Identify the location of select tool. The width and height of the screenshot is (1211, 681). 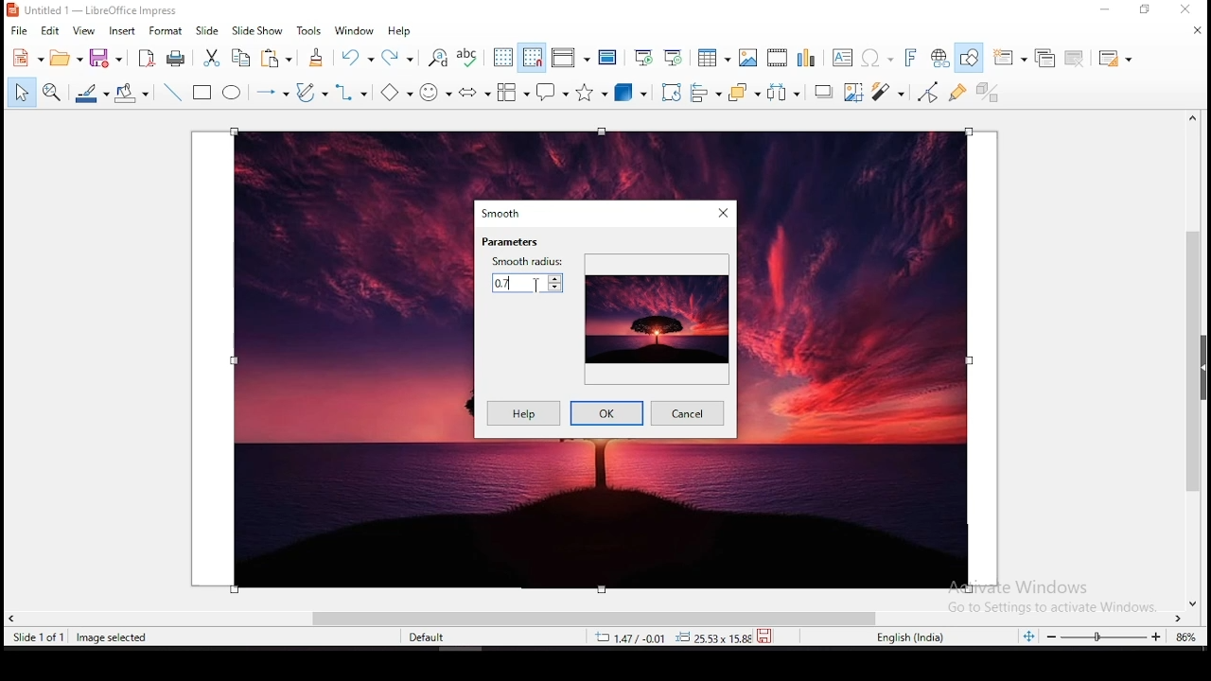
(19, 94).